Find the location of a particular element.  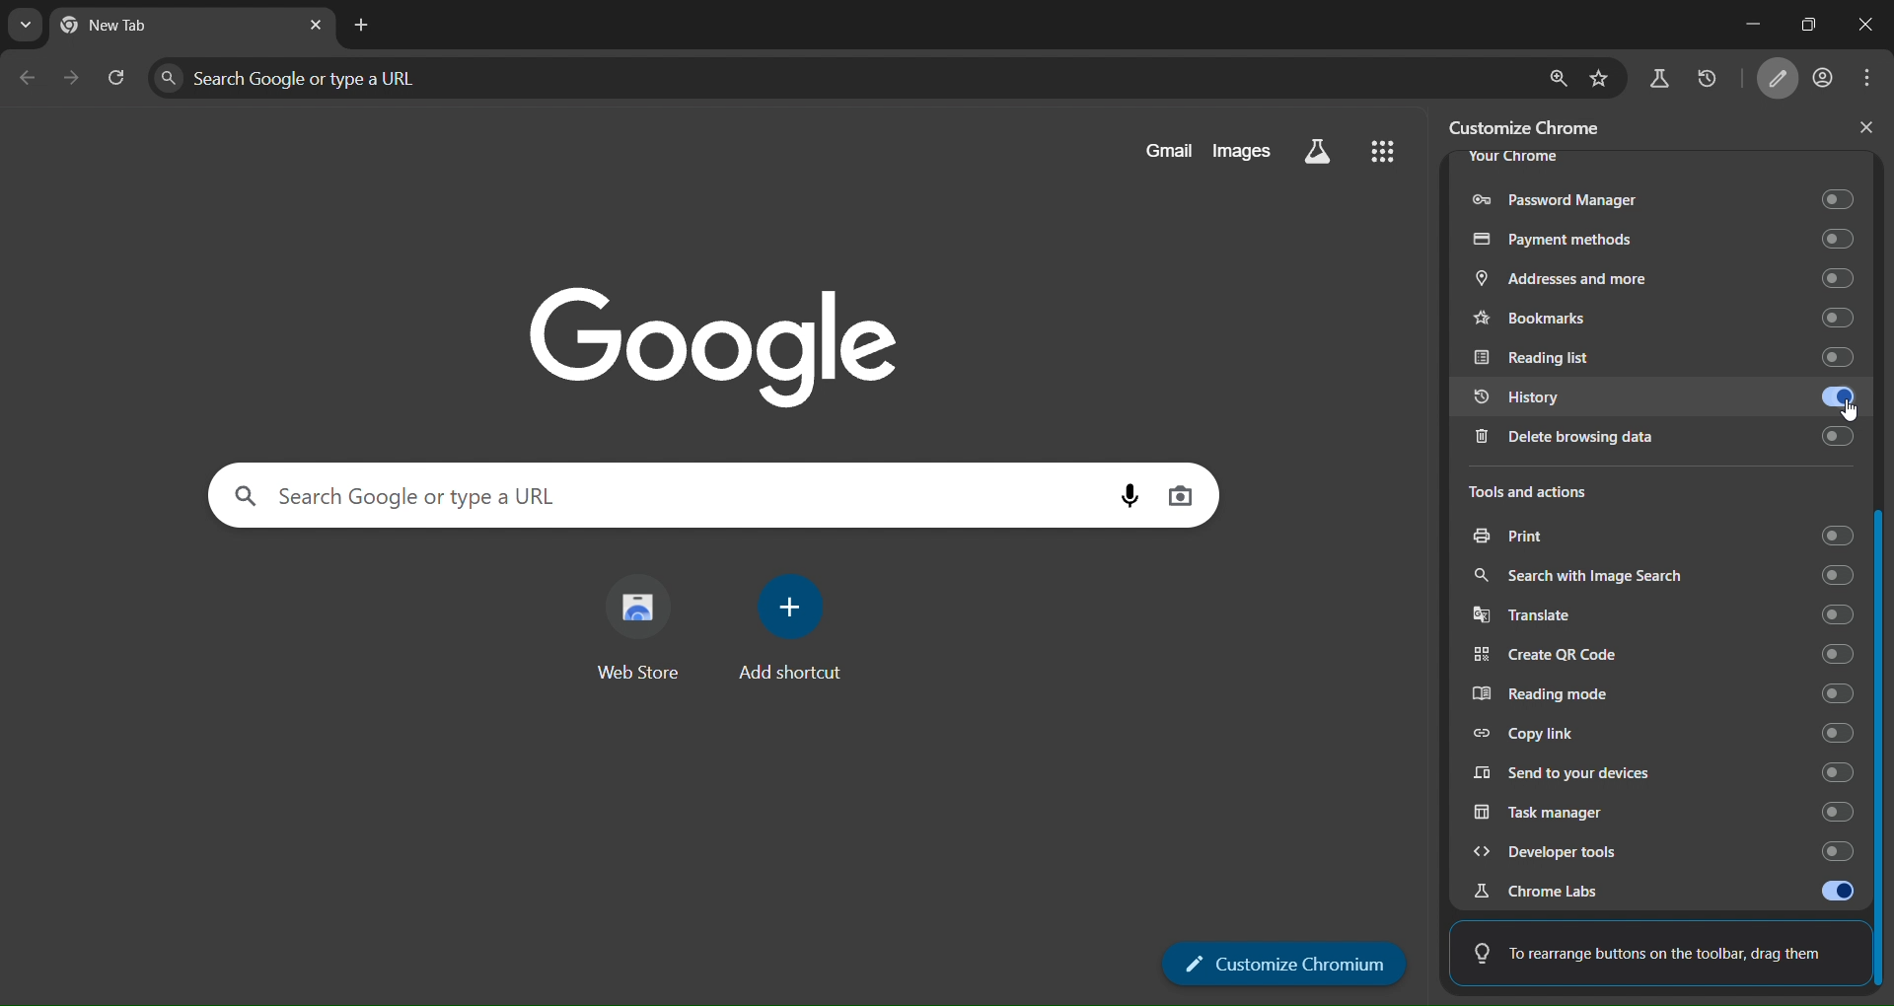

print is located at coordinates (1661, 539).